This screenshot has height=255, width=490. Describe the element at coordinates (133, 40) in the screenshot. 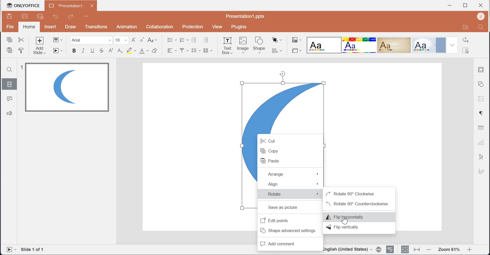

I see `Increment font size` at that location.